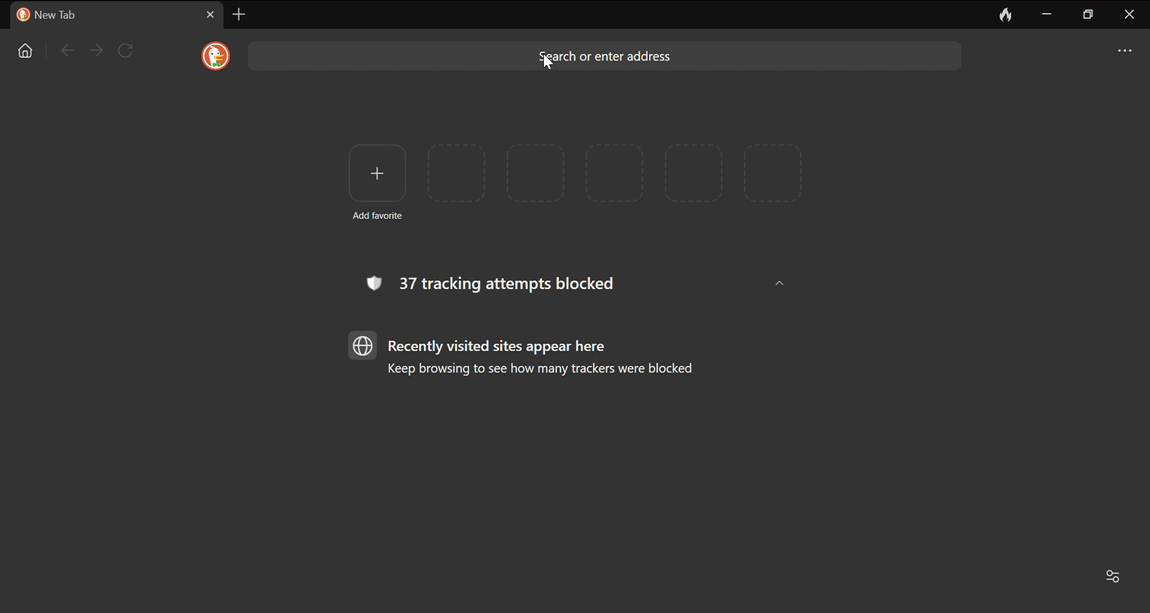 This screenshot has width=1150, height=613. I want to click on Go back, so click(65, 50).